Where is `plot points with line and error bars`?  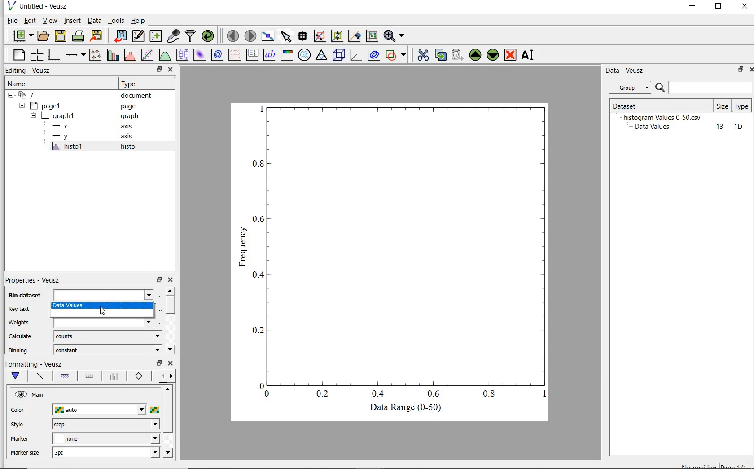
plot points with line and error bars is located at coordinates (96, 54).